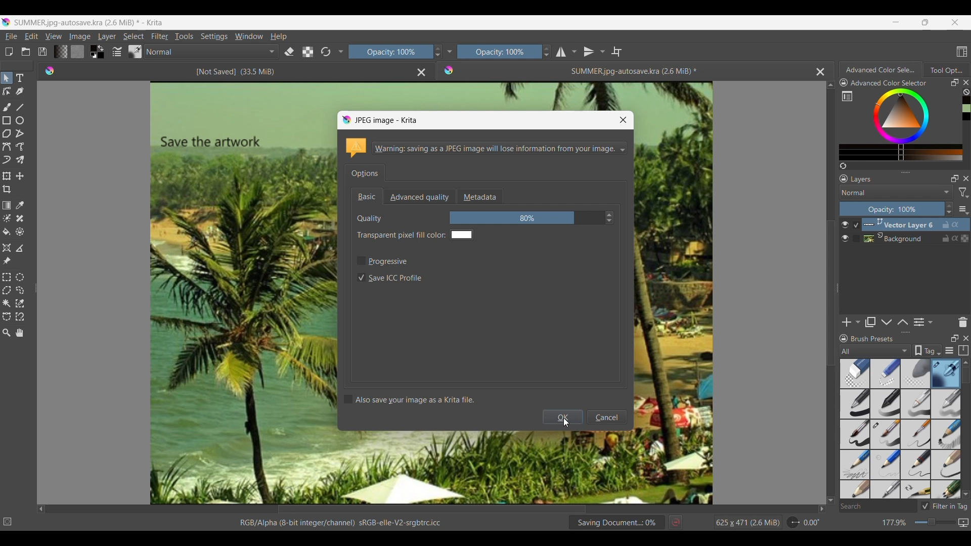 The height and width of the screenshot is (546, 971). I want to click on Color range for selection, so click(907, 124).